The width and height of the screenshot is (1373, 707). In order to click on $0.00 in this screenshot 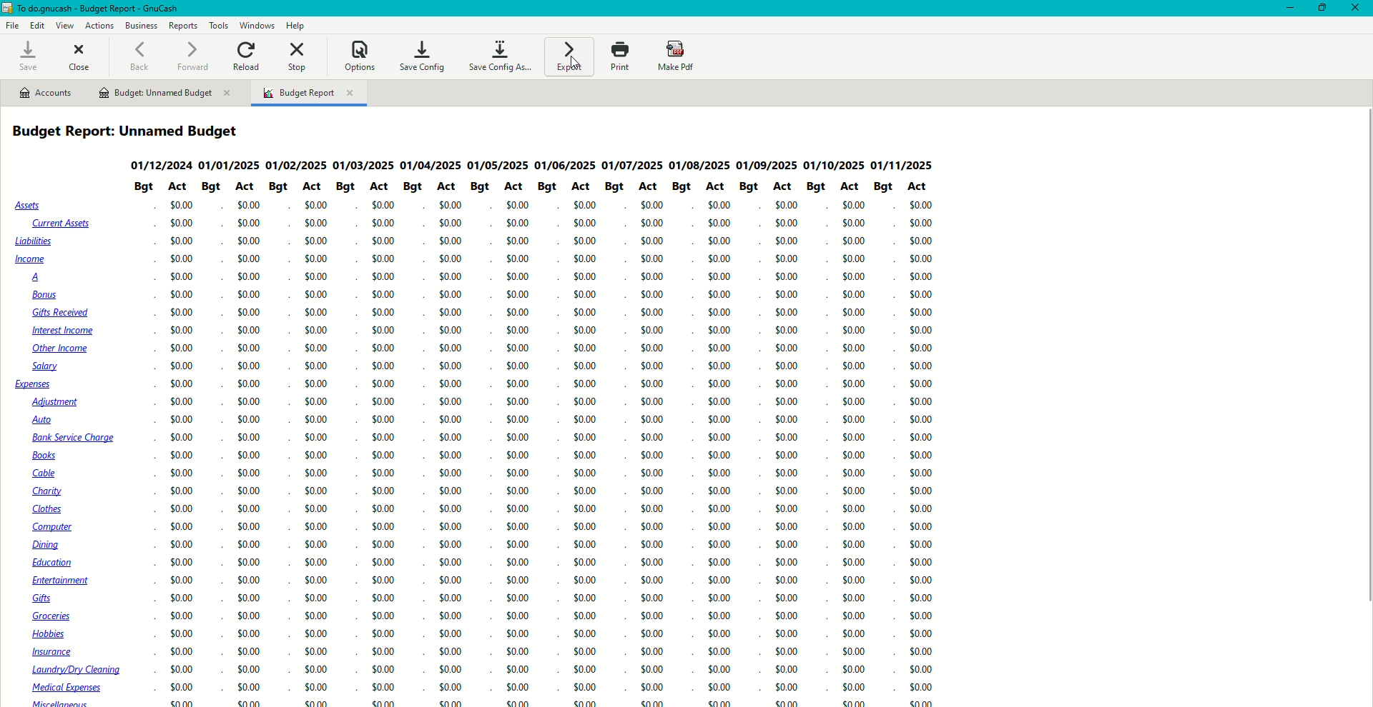, I will do `click(385, 348)`.